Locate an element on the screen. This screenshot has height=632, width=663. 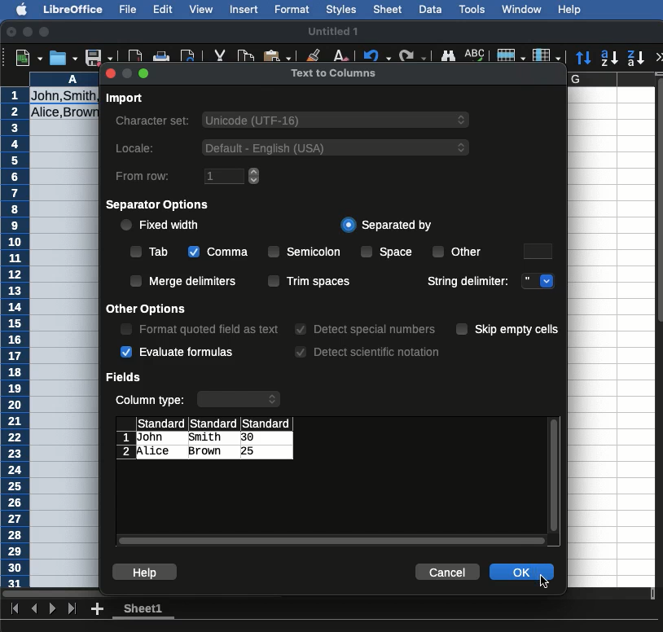
Other options is located at coordinates (149, 309).